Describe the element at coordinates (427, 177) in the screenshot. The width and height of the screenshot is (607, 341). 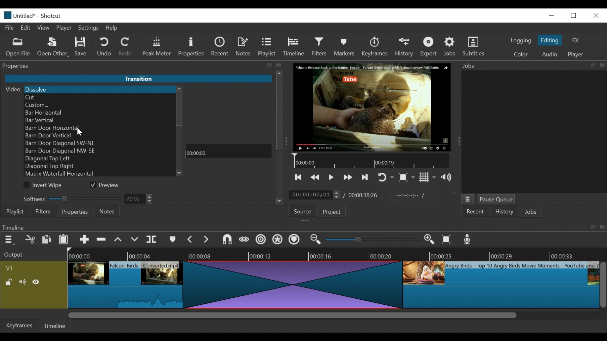
I see `Toggle display grid on player` at that location.